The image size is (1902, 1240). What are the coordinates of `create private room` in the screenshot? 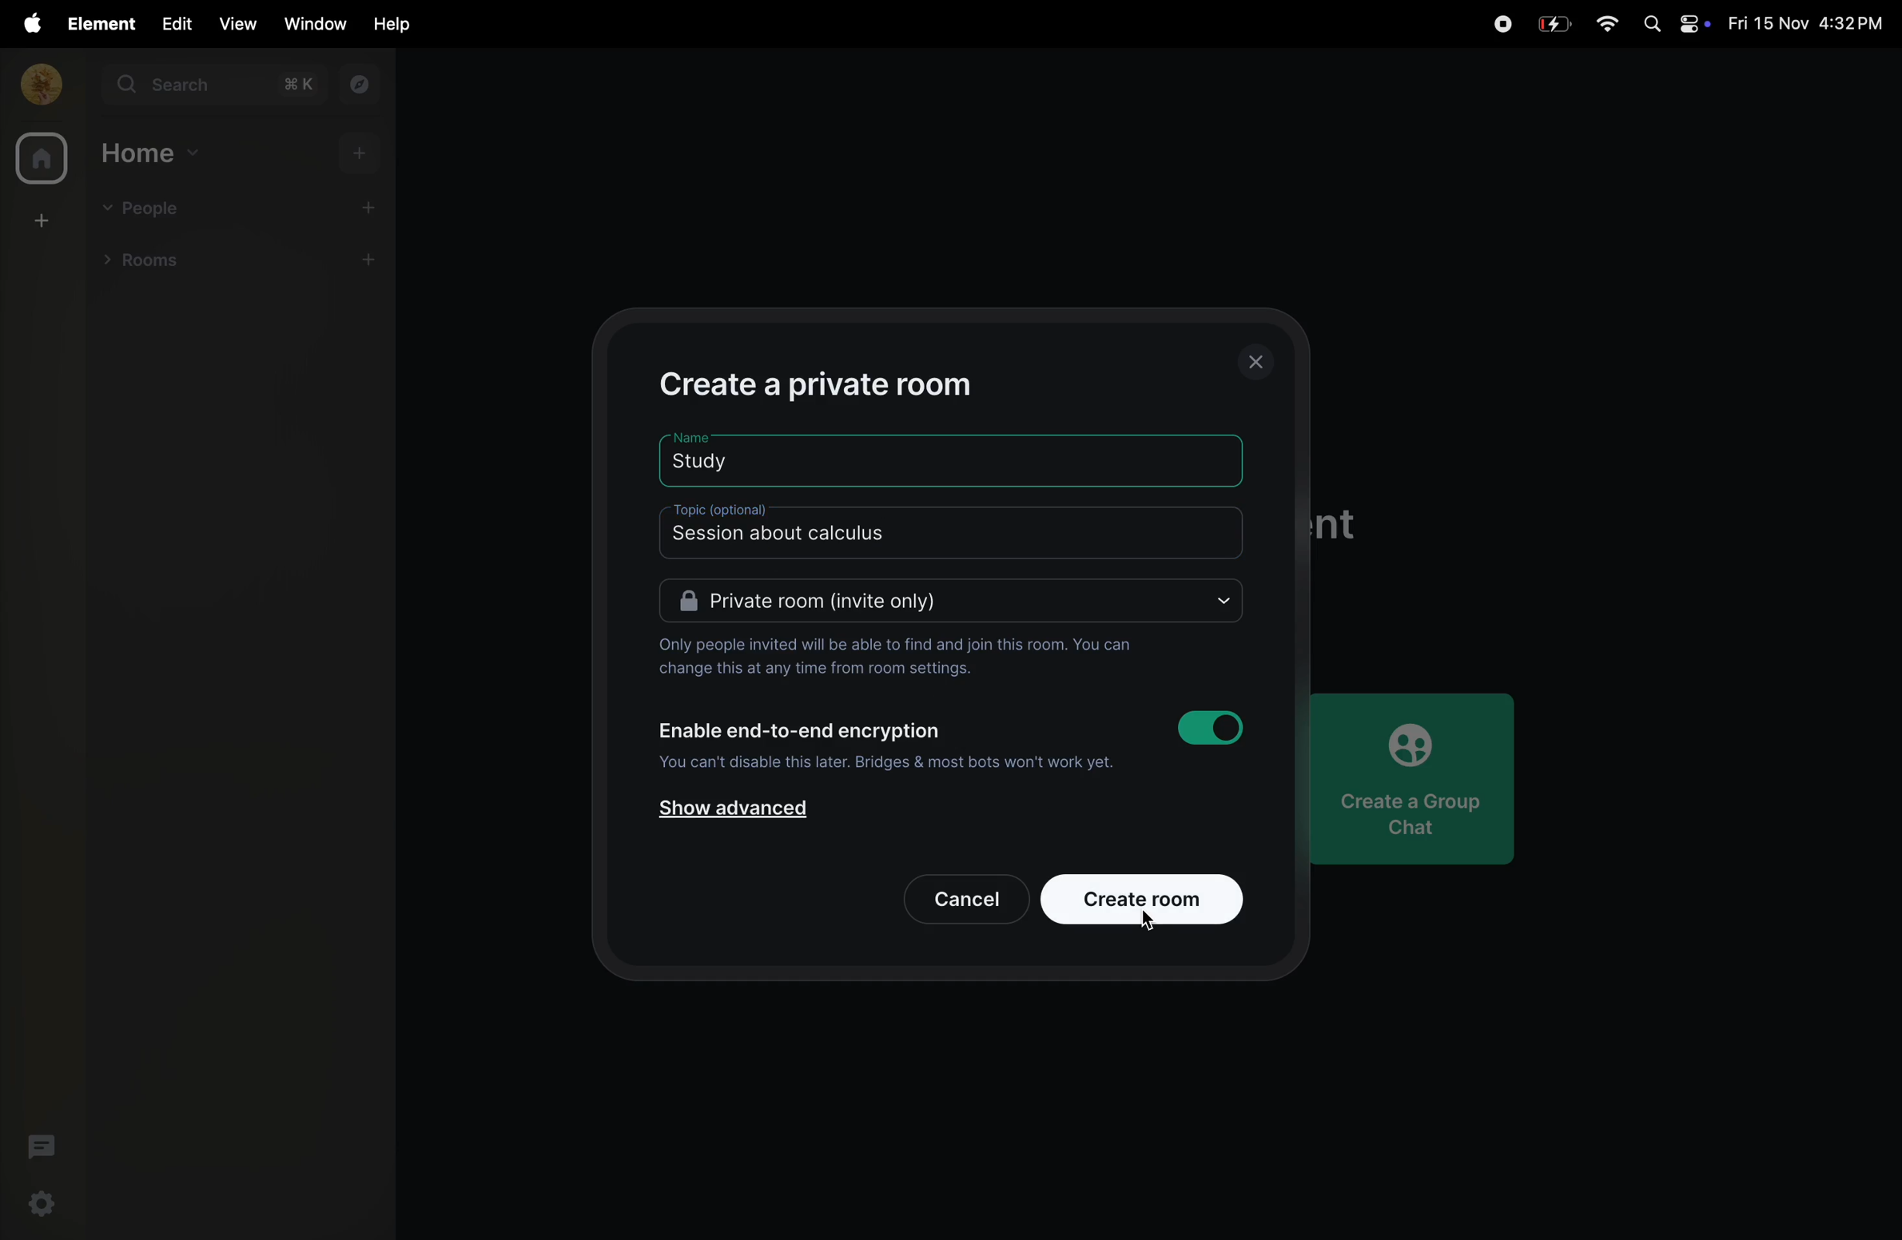 It's located at (845, 382).